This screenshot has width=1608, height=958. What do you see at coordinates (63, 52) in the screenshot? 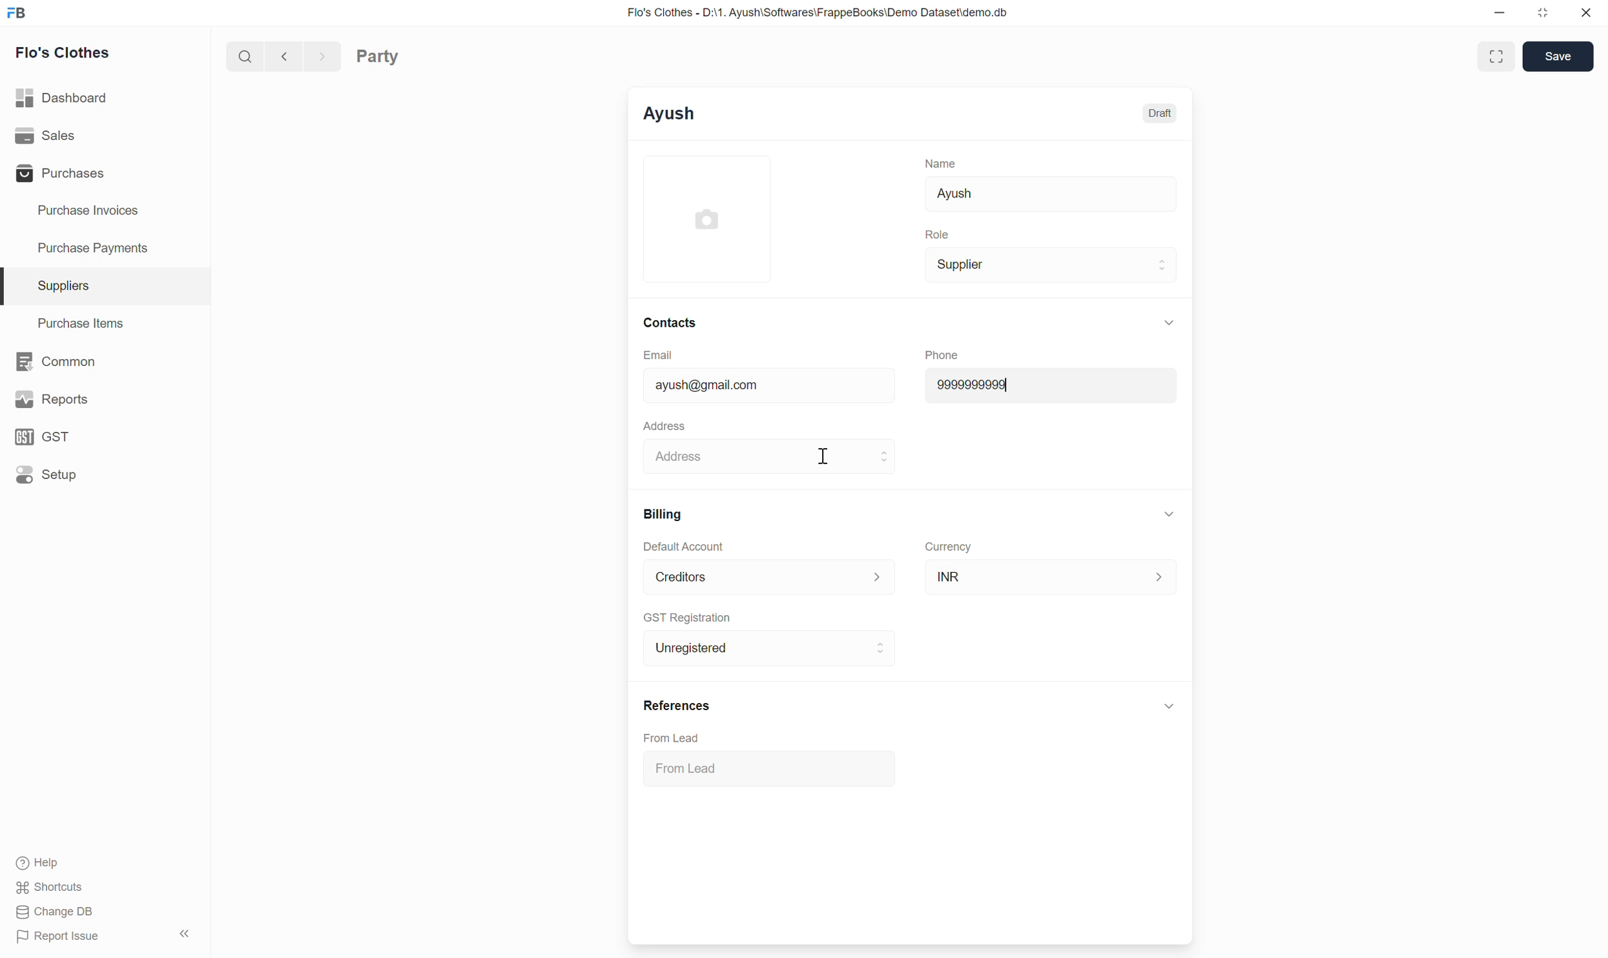
I see `Flo's Clothes` at bounding box center [63, 52].